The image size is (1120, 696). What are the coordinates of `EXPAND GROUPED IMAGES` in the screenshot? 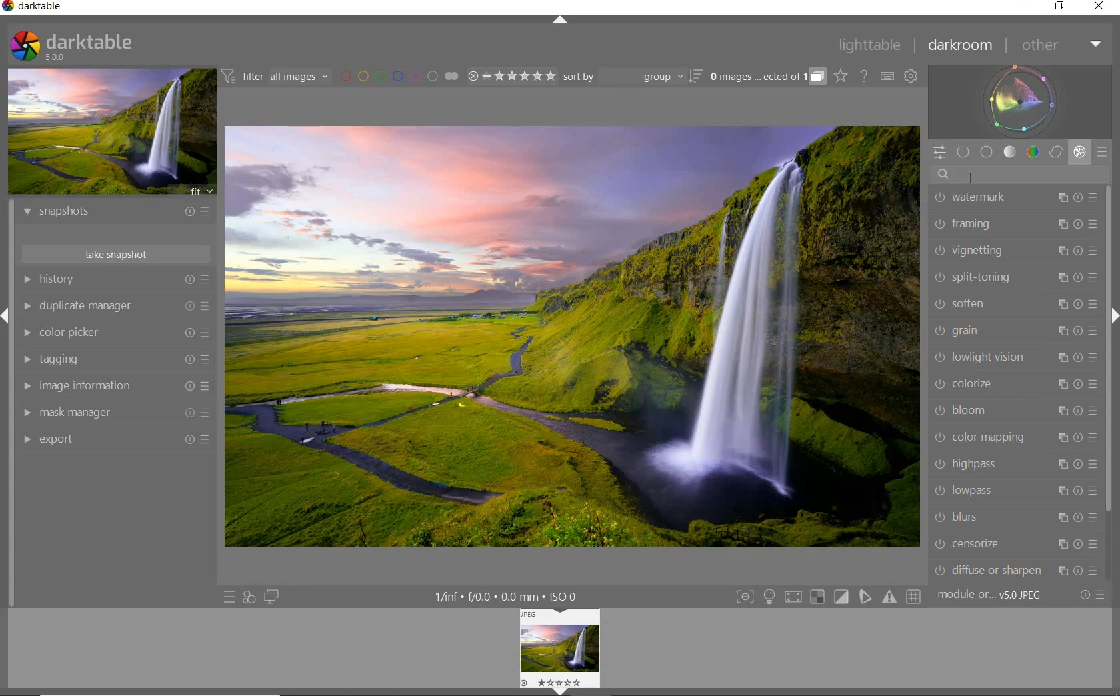 It's located at (768, 77).